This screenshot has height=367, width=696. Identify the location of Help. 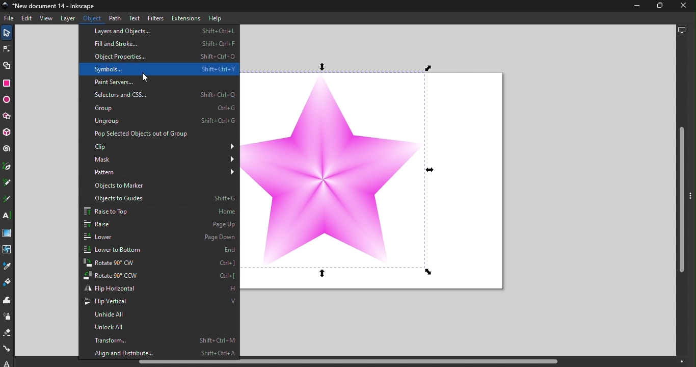
(216, 18).